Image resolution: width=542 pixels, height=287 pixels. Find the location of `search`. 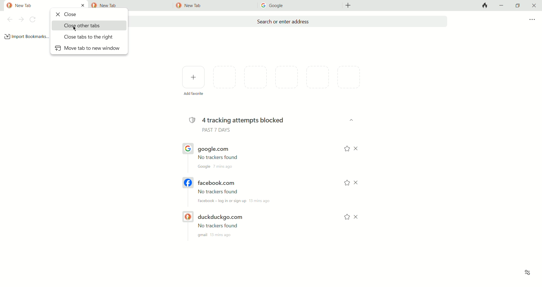

search is located at coordinates (294, 21).